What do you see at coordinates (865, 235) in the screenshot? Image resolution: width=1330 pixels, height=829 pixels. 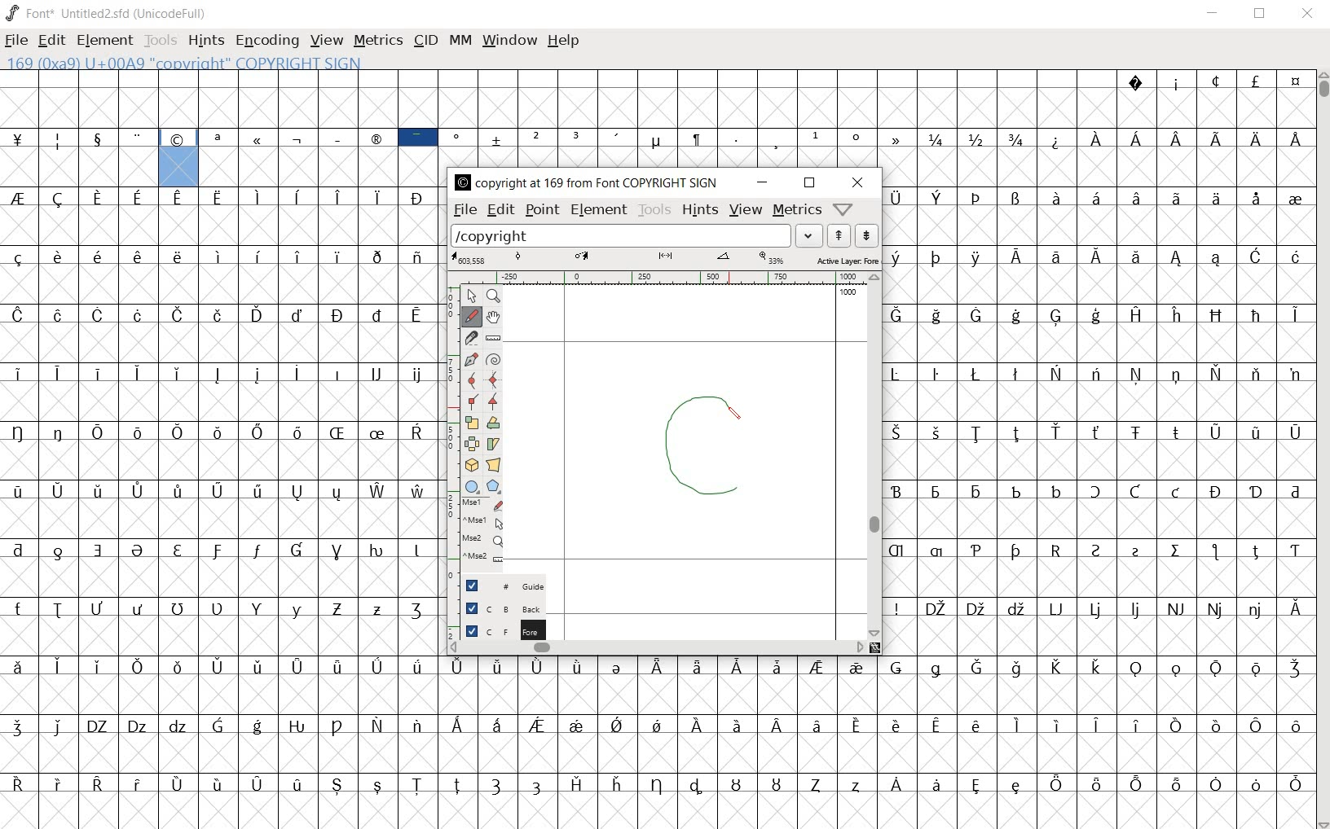 I see `show the previous word on the list` at bounding box center [865, 235].